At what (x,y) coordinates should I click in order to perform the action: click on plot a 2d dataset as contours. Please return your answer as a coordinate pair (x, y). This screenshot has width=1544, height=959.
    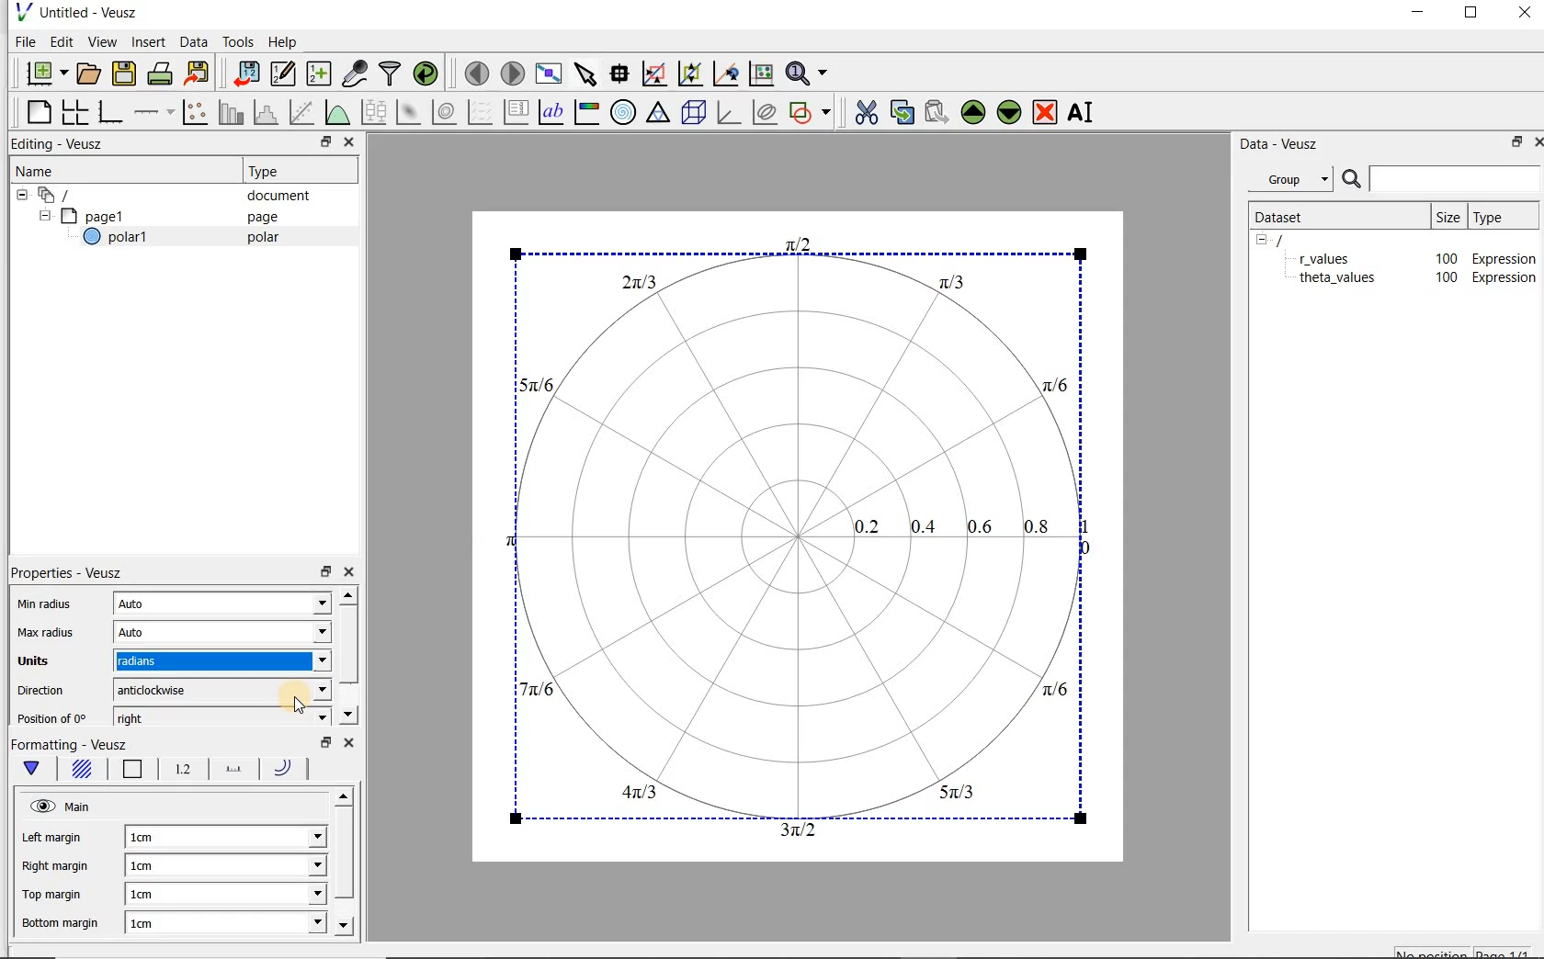
    Looking at the image, I should click on (446, 112).